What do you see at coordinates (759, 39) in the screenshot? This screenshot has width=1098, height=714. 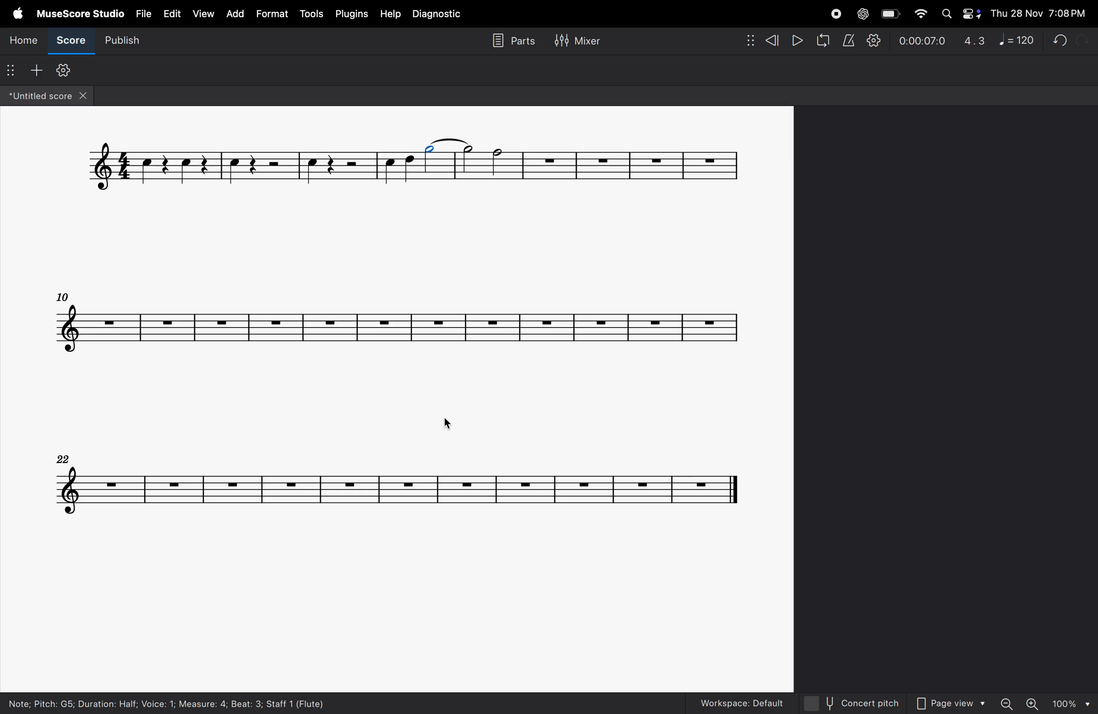 I see `rewind` at bounding box center [759, 39].